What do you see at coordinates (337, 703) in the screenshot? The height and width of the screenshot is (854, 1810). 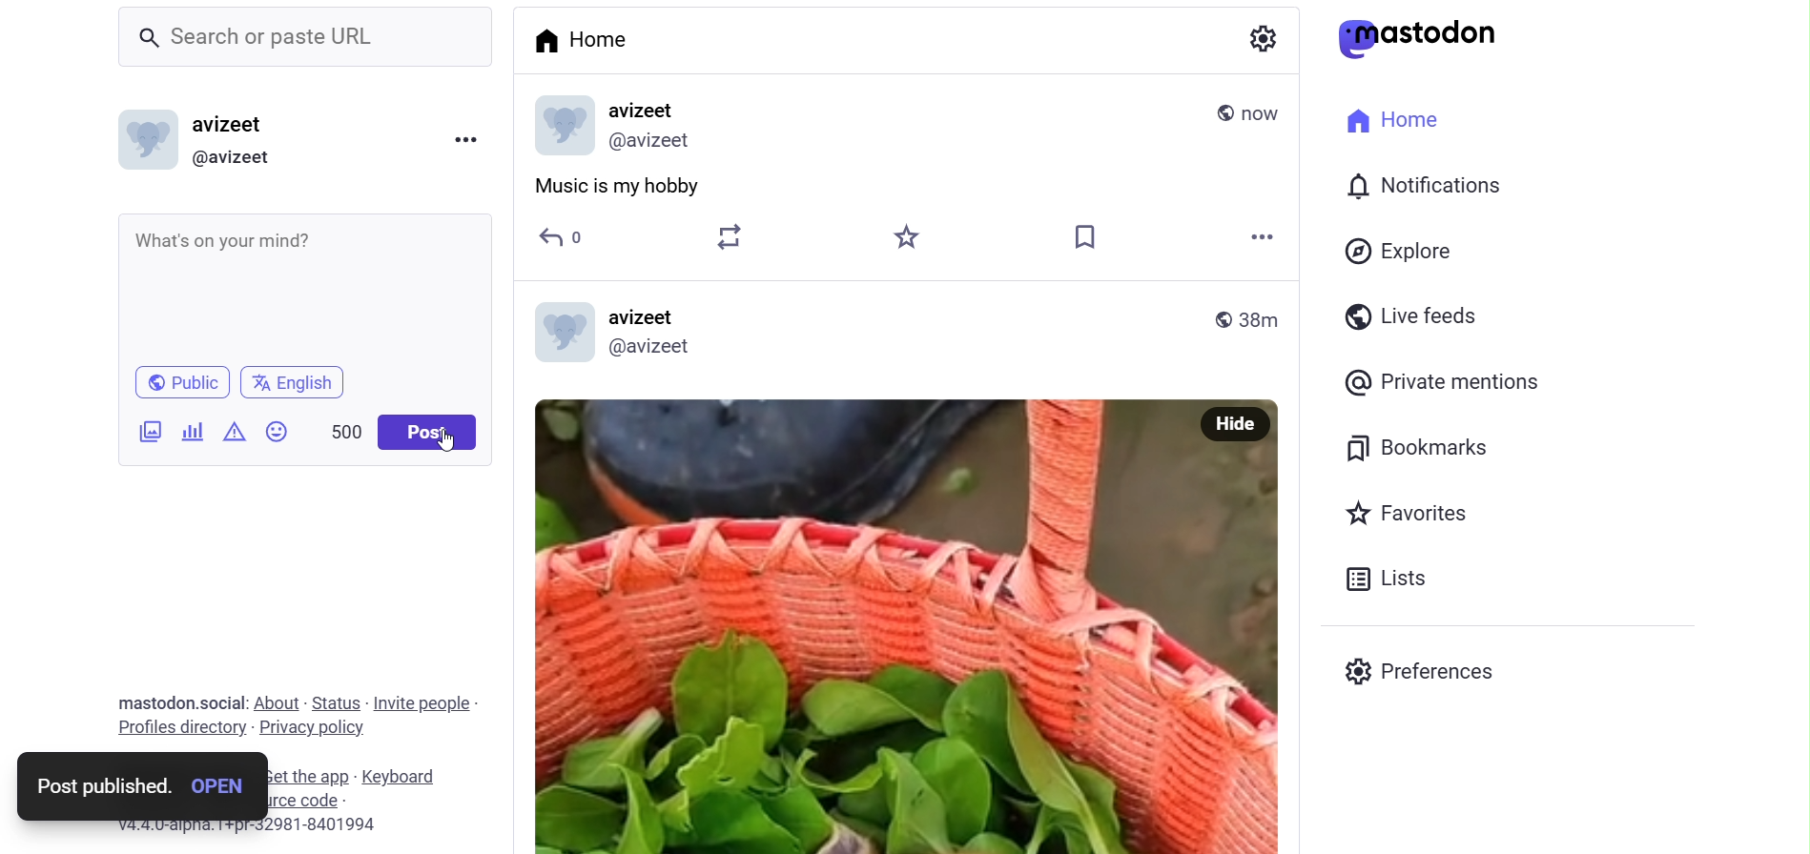 I see `Status` at bounding box center [337, 703].